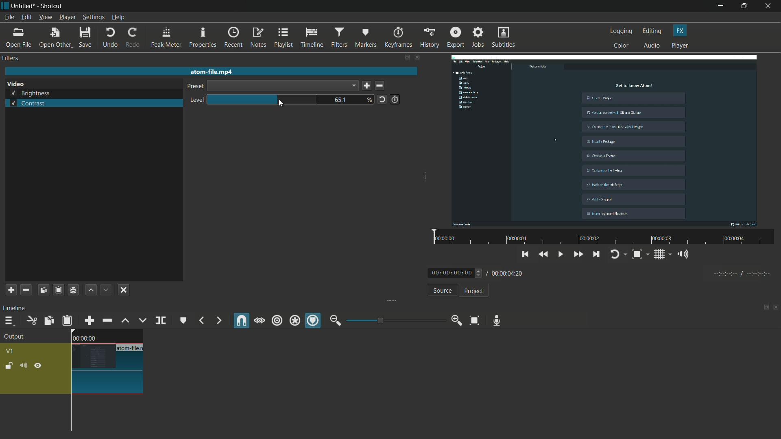  What do you see at coordinates (17, 337) in the screenshot?
I see `output` at bounding box center [17, 337].